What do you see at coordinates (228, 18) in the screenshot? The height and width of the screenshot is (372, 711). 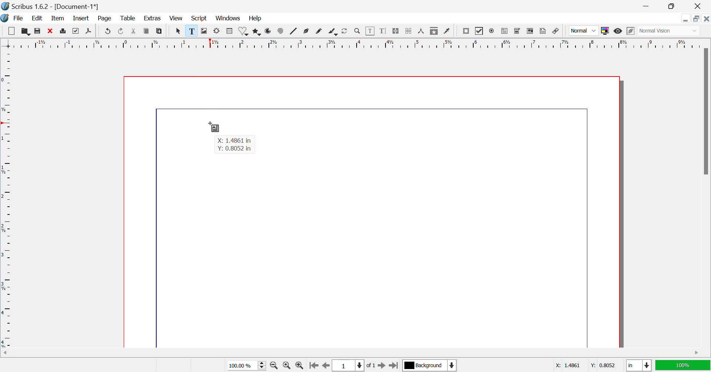 I see `Windows` at bounding box center [228, 18].